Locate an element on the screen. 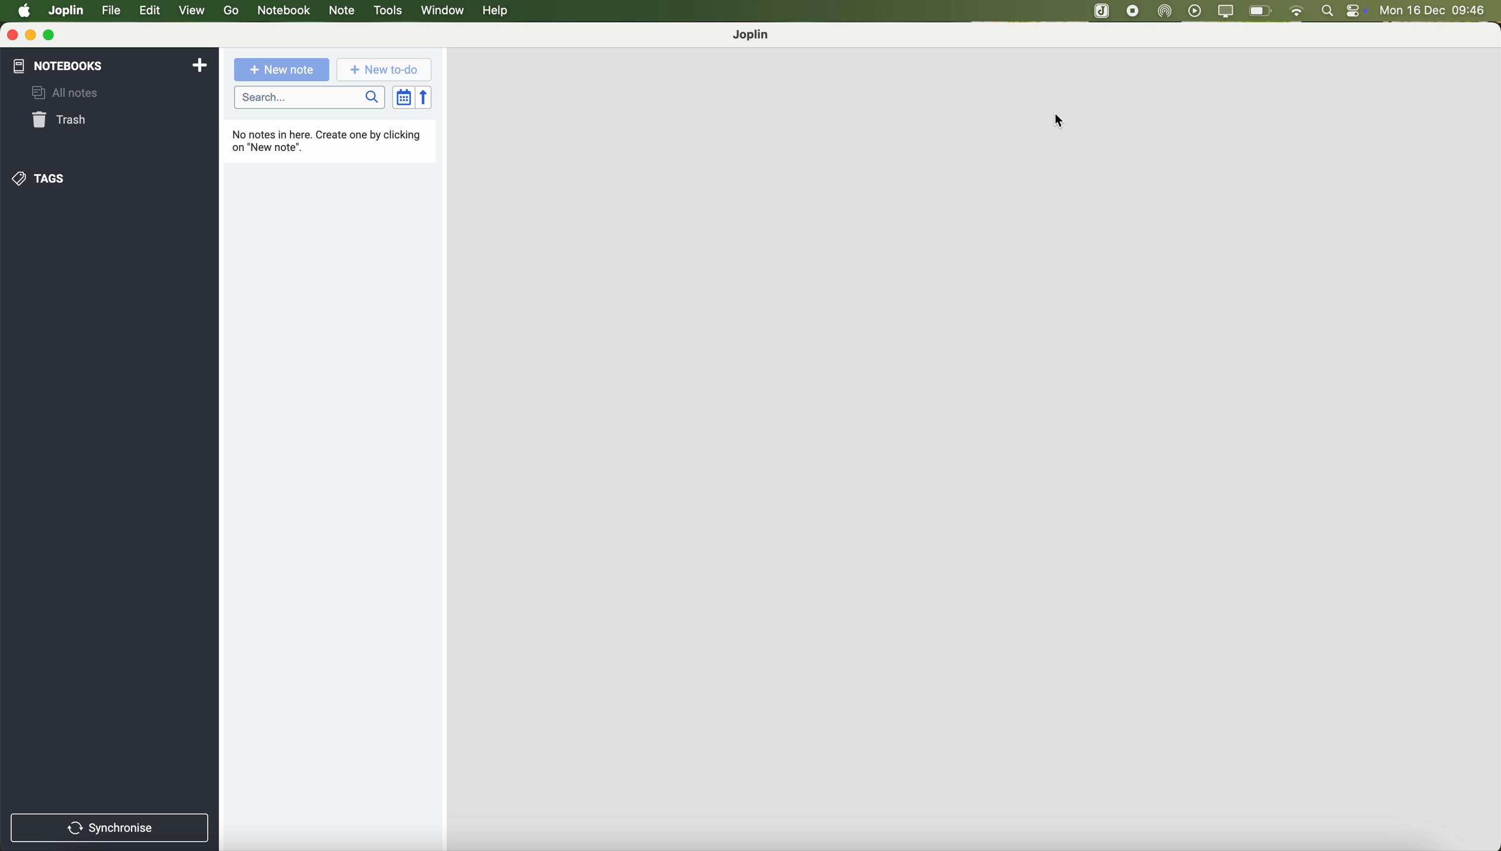 This screenshot has height=851, width=1501. edit is located at coordinates (152, 12).